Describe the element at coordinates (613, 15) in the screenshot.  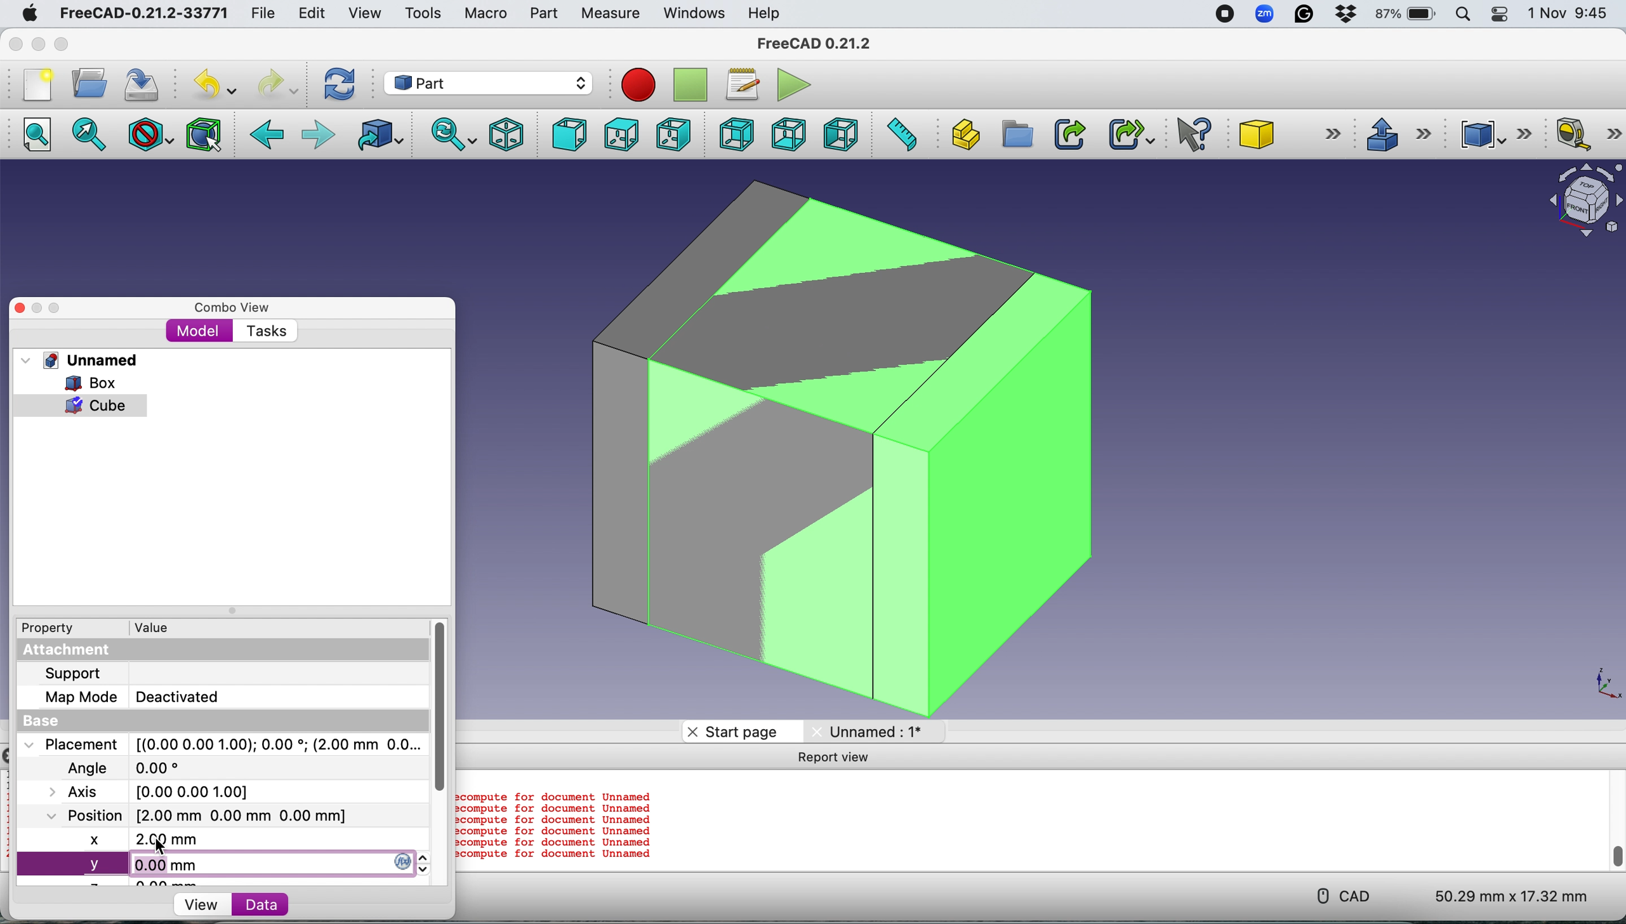
I see `Measure` at that location.